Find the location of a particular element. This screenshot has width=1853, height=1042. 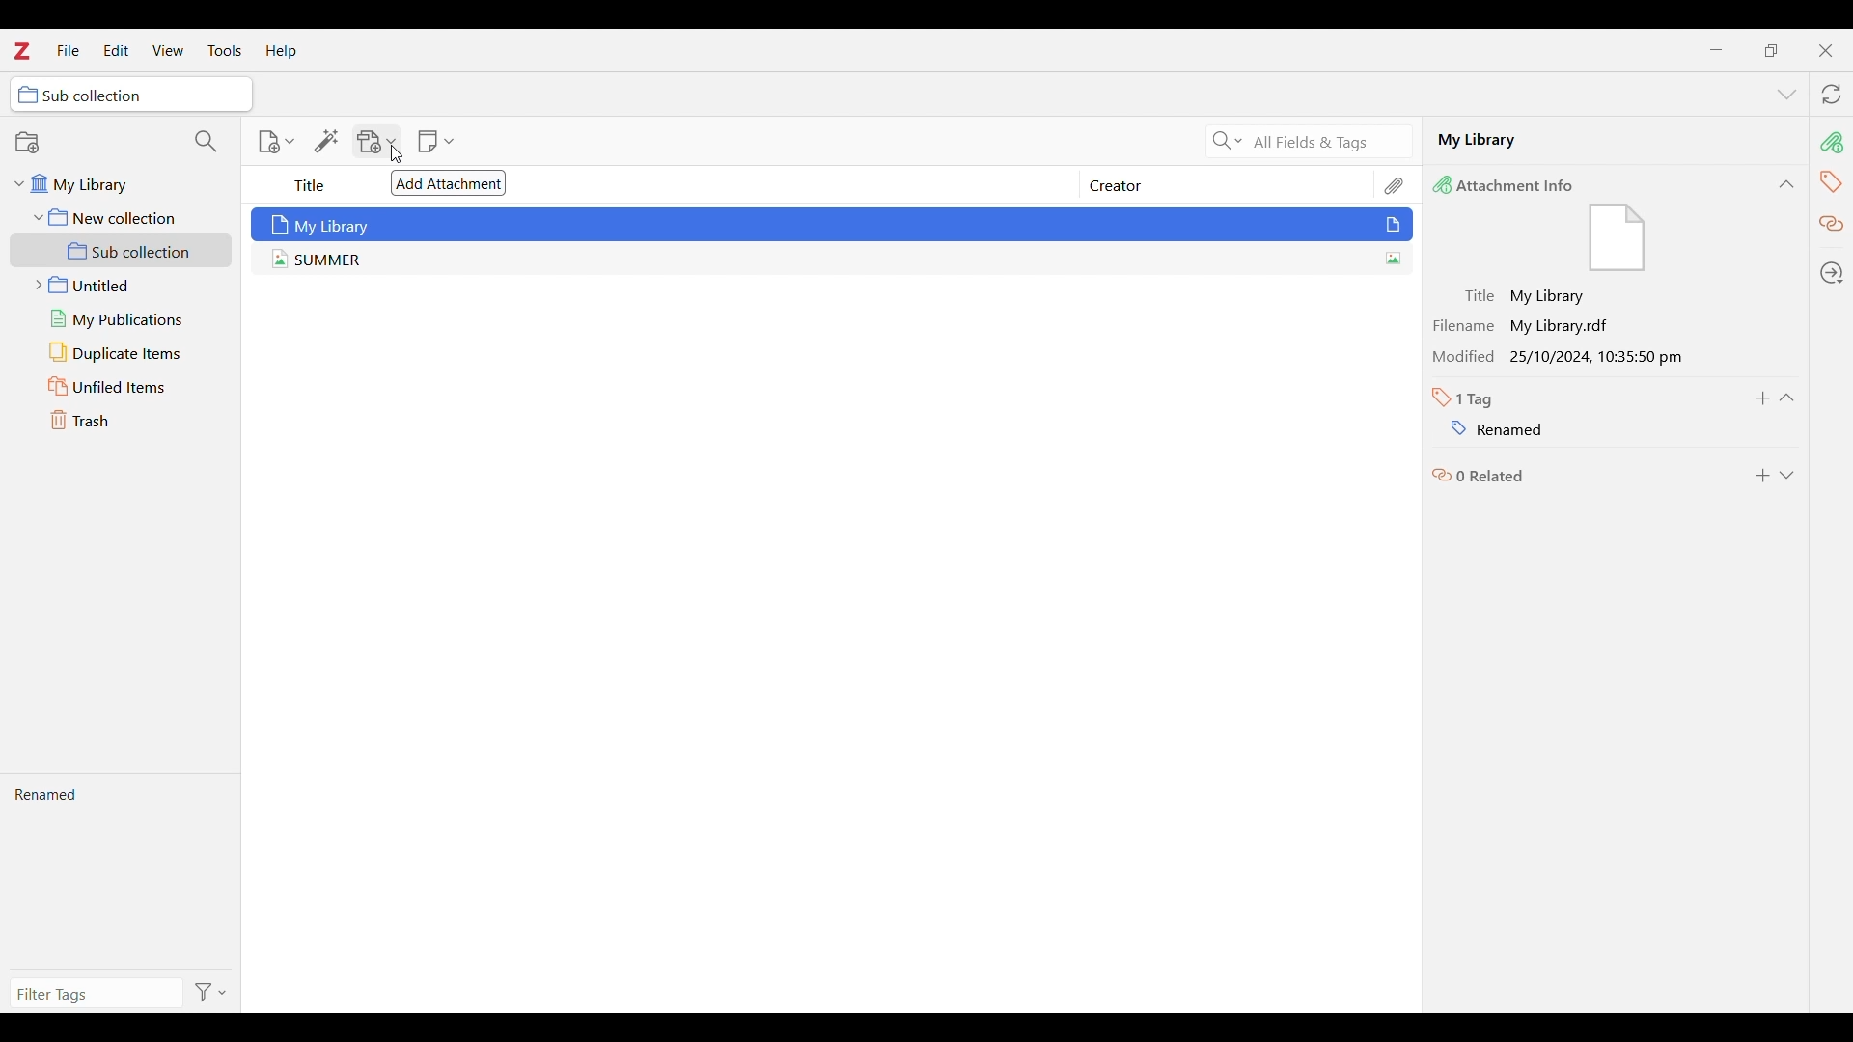

maximize is located at coordinates (1770, 50).